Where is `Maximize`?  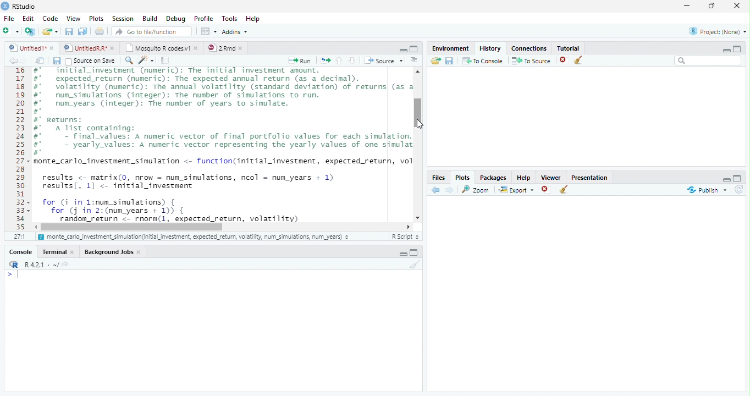
Maximize is located at coordinates (714, 7).